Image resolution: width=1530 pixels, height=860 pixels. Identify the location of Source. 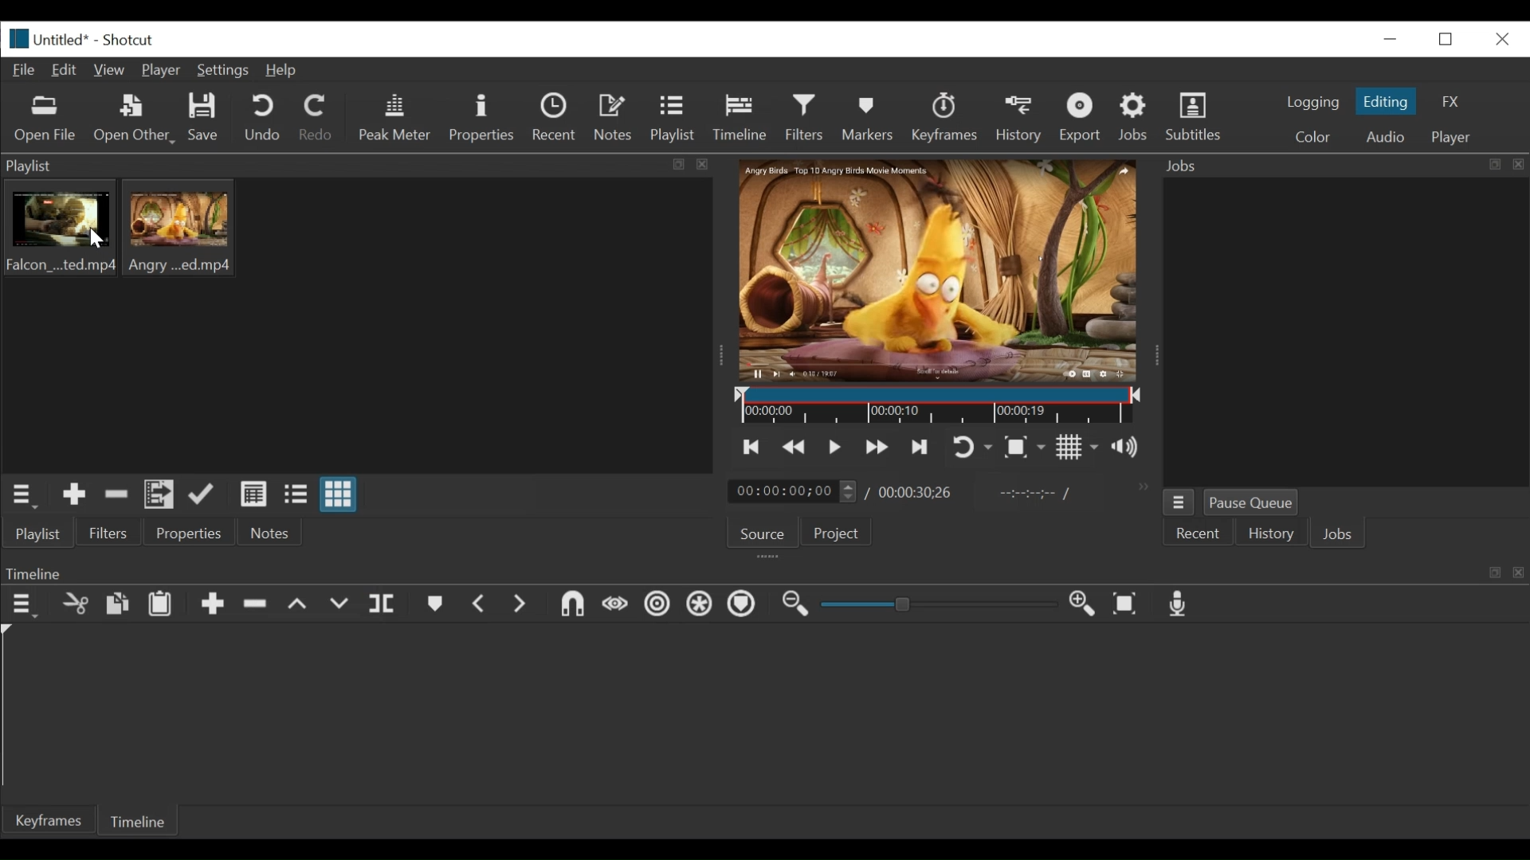
(761, 536).